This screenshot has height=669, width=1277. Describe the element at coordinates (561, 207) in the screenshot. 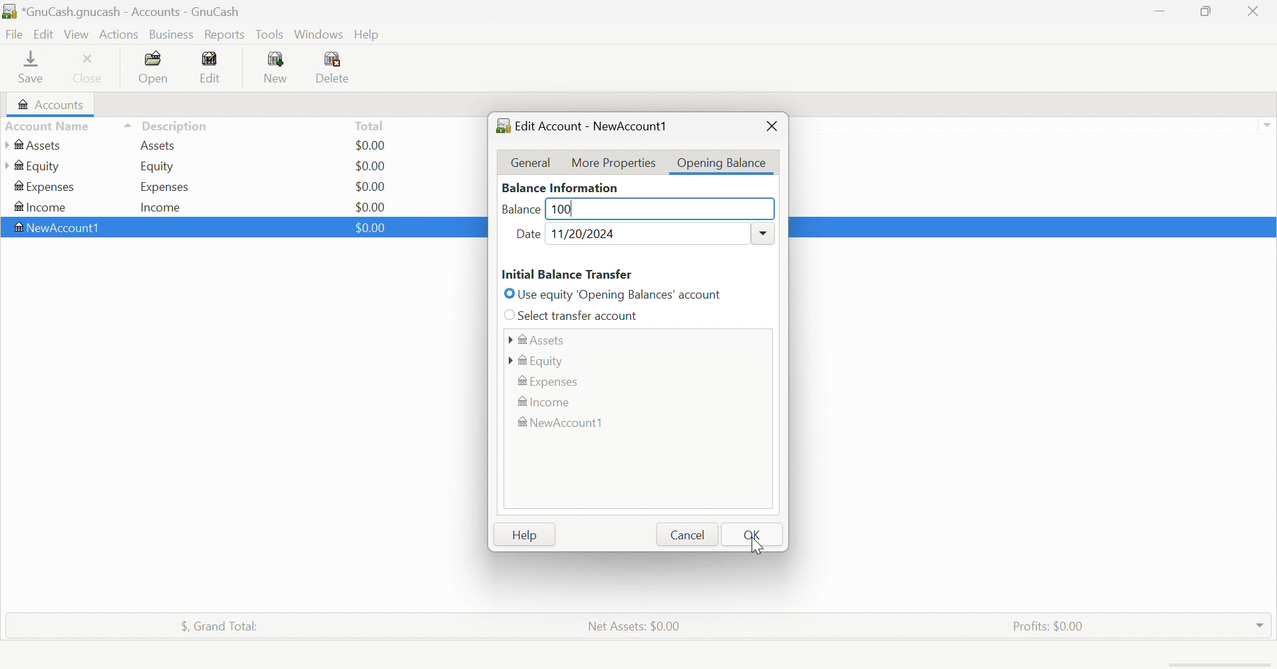

I see `100` at that location.